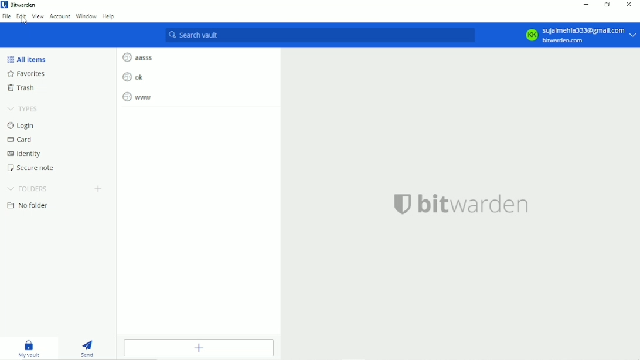  I want to click on bitwarden, so click(461, 203).